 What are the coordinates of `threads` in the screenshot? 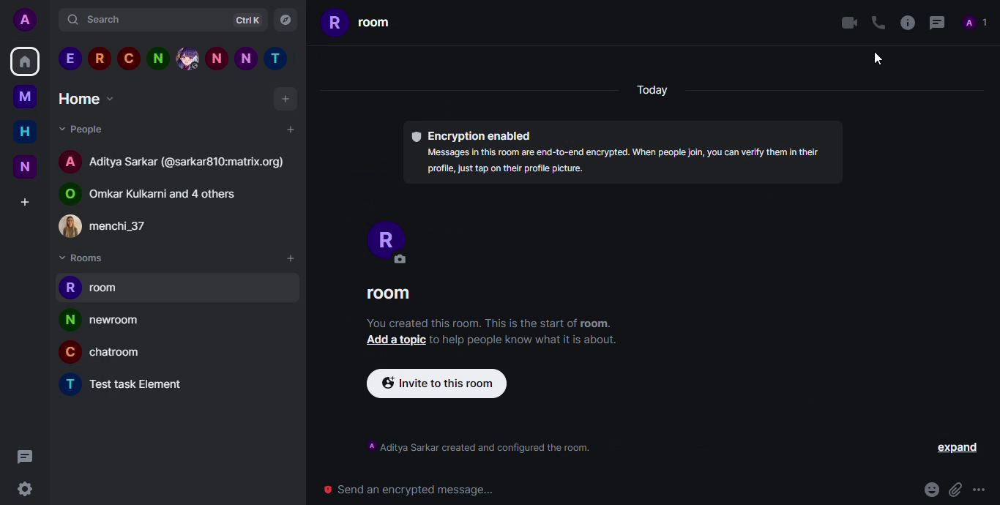 It's located at (935, 22).